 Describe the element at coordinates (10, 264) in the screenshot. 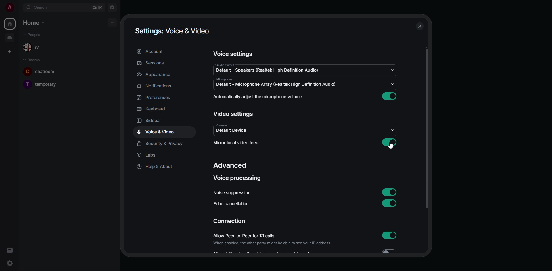

I see `quick settings` at that location.